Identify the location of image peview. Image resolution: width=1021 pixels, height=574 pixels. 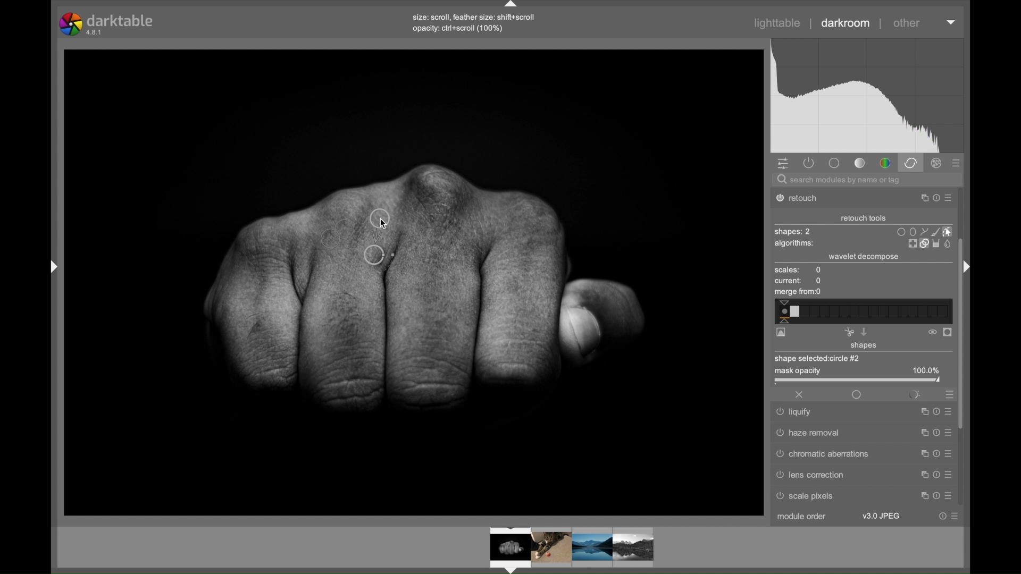
(561, 549).